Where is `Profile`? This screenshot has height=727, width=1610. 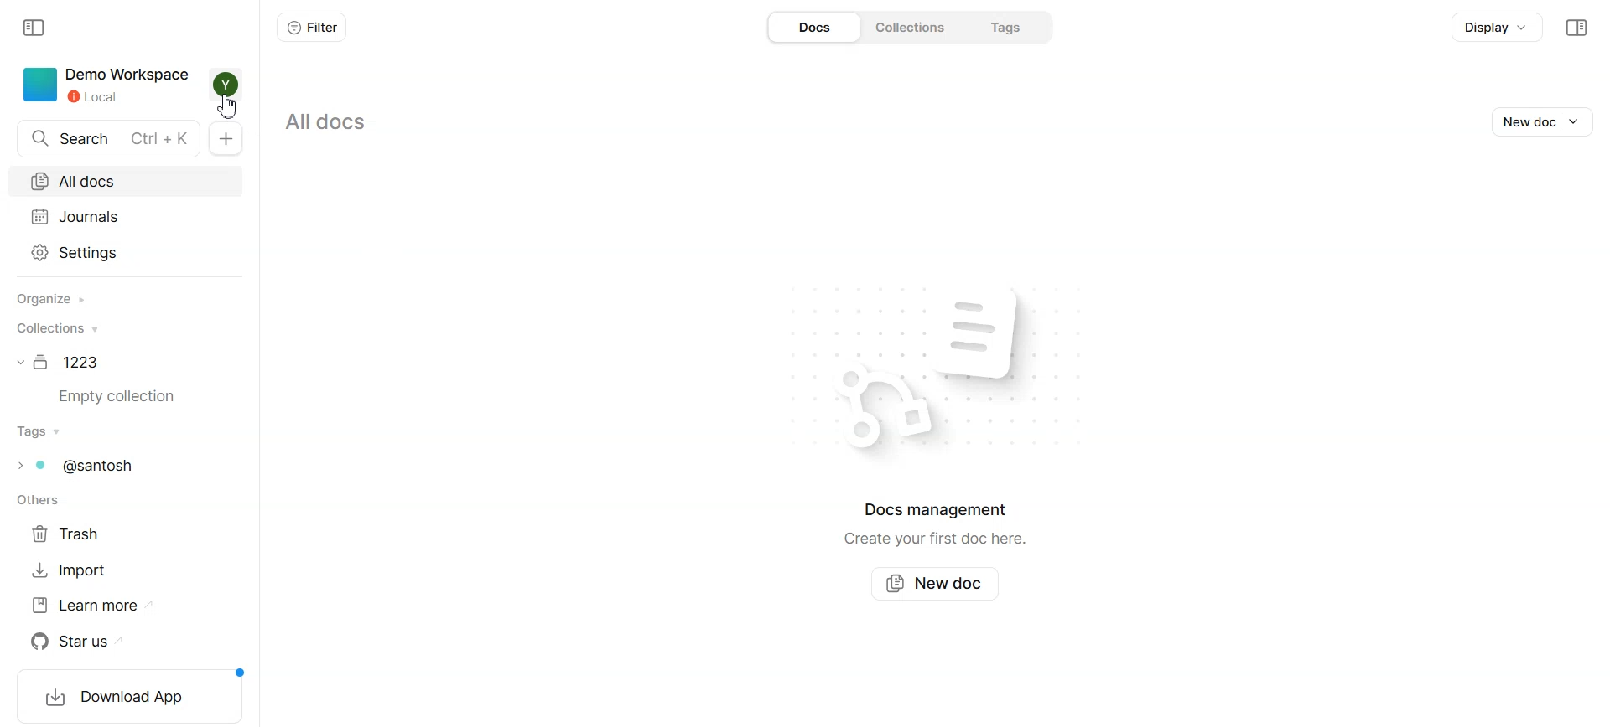
Profile is located at coordinates (227, 84).